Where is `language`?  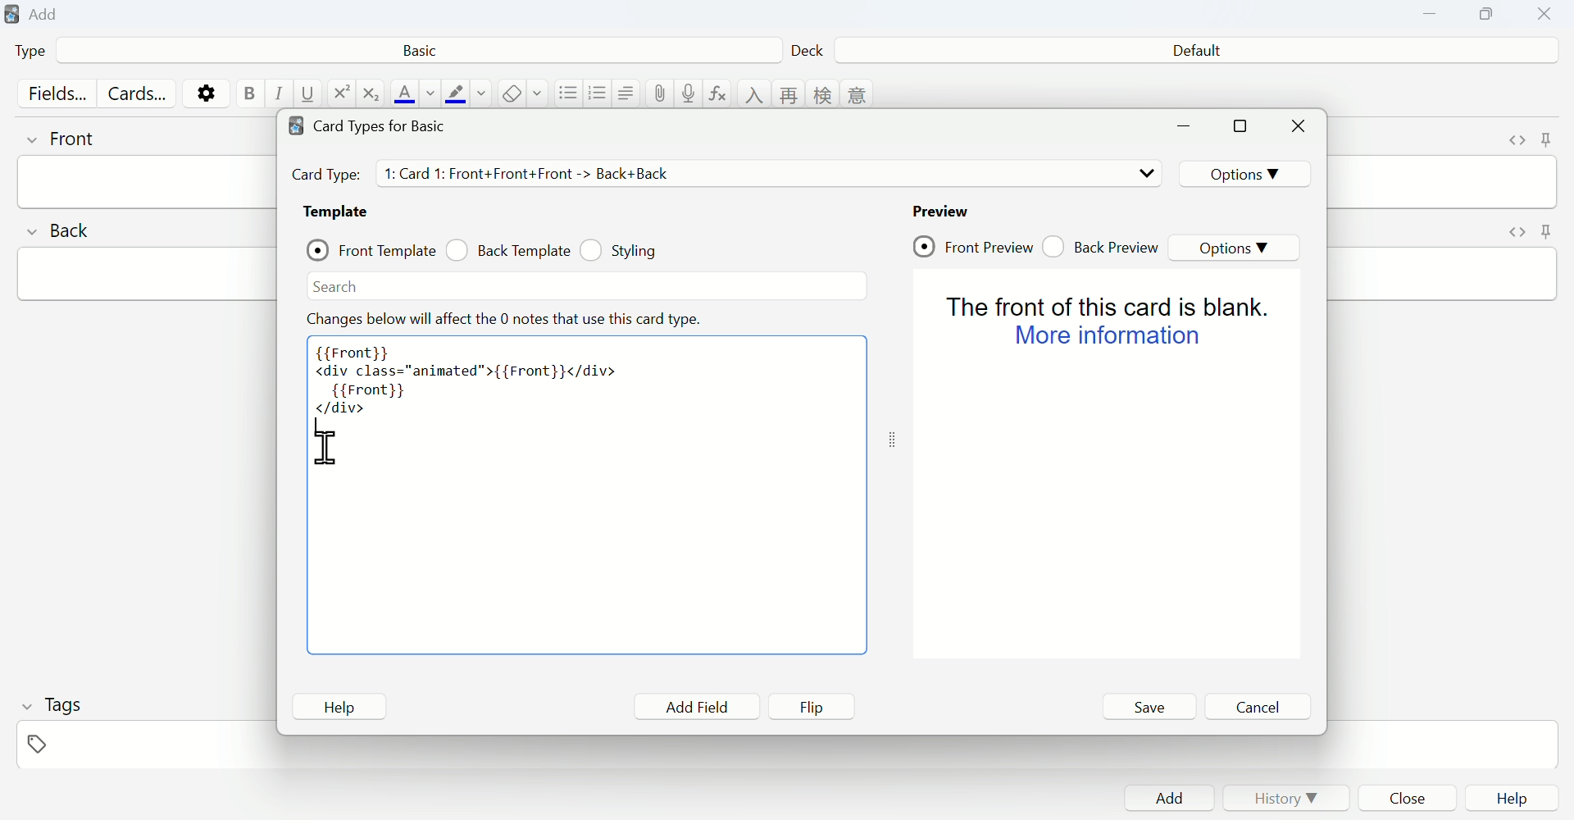
language is located at coordinates (823, 93).